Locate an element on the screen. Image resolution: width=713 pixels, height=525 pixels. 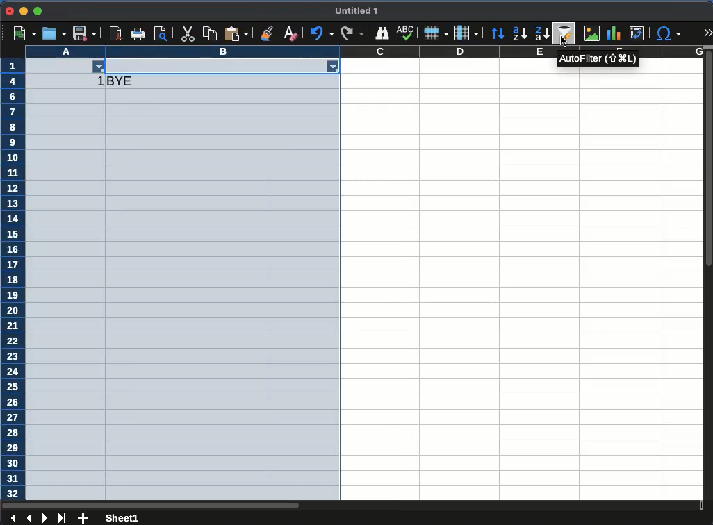
cursor is located at coordinates (564, 40).